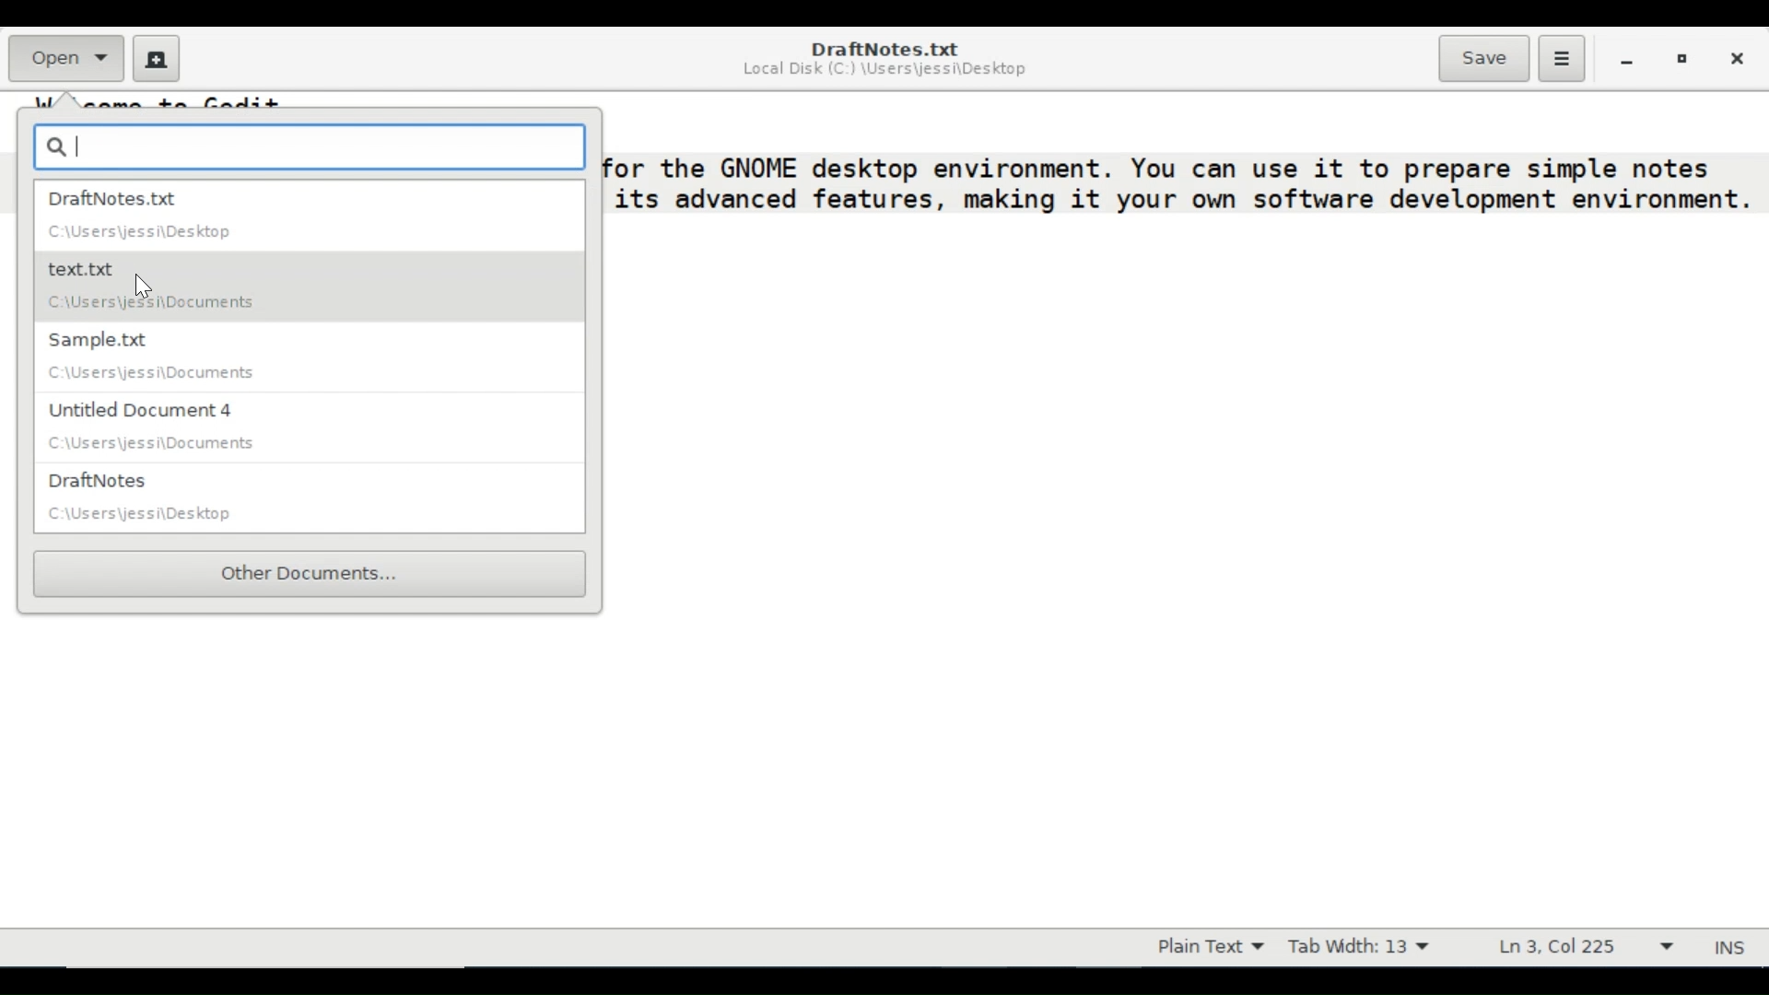  I want to click on Insert Mode, so click(1732, 948).